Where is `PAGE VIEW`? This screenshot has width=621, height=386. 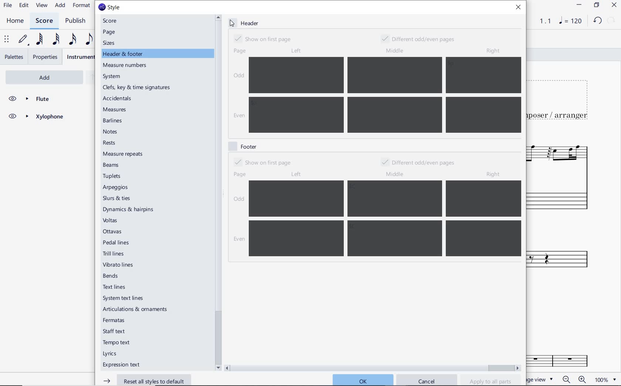
PAGE VIEW is located at coordinates (542, 379).